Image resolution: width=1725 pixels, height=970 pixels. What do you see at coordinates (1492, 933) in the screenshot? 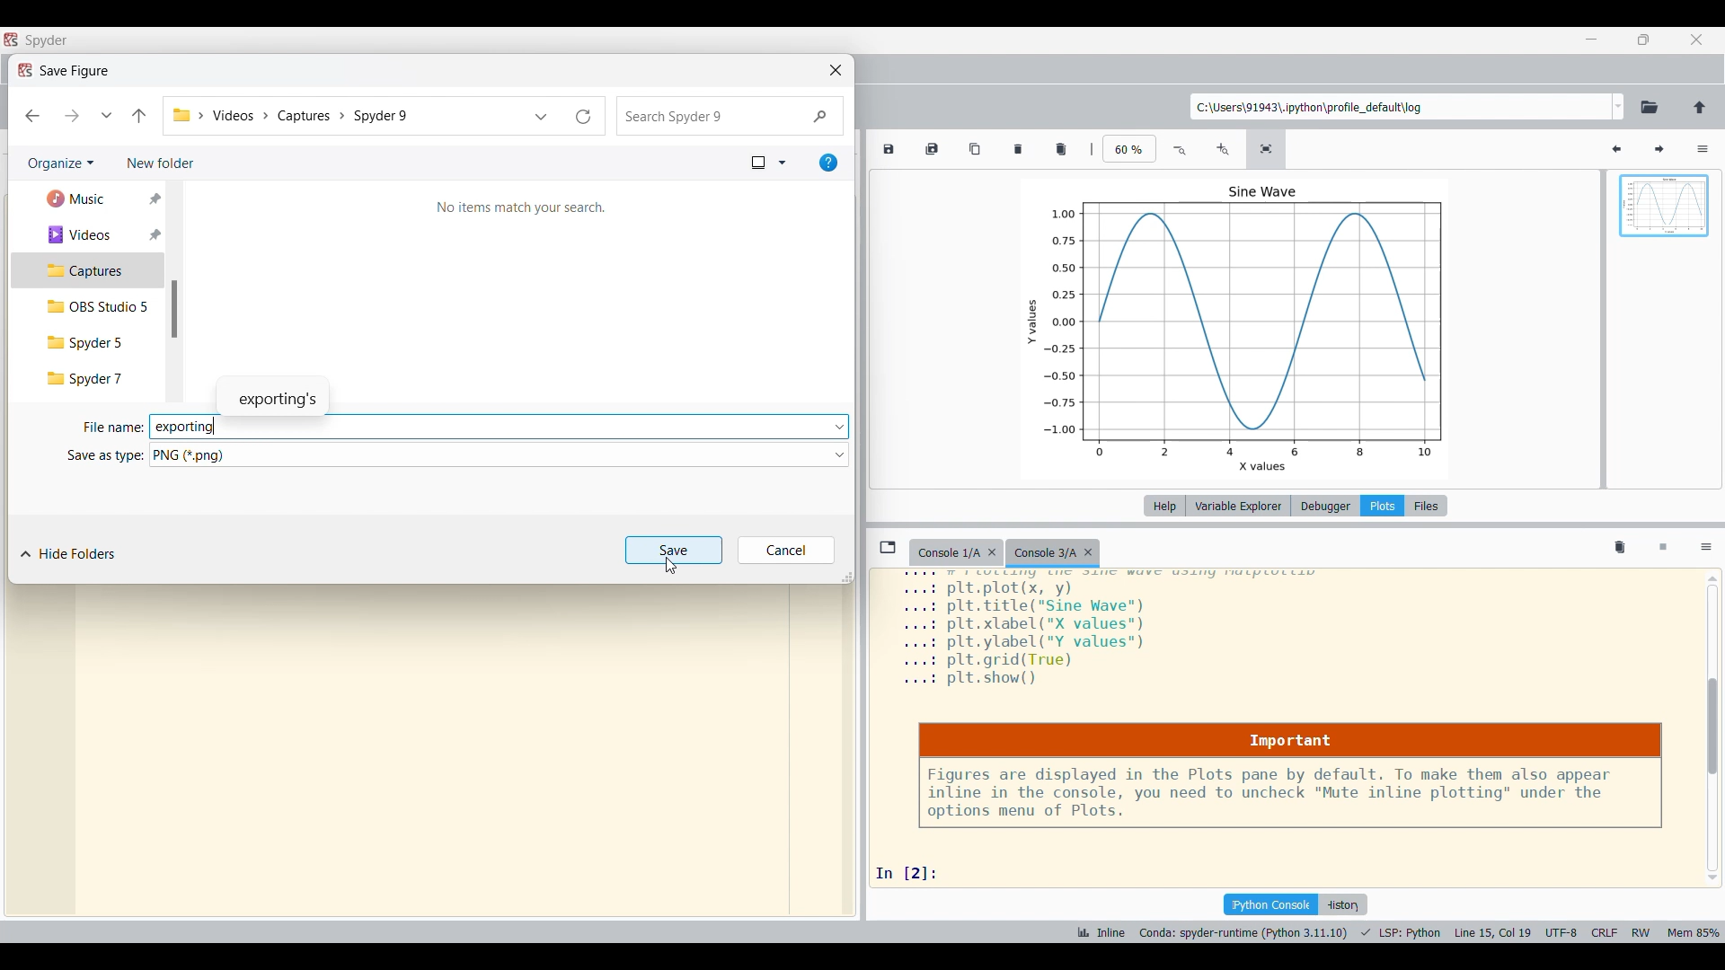
I see `CURSOR POSITION` at bounding box center [1492, 933].